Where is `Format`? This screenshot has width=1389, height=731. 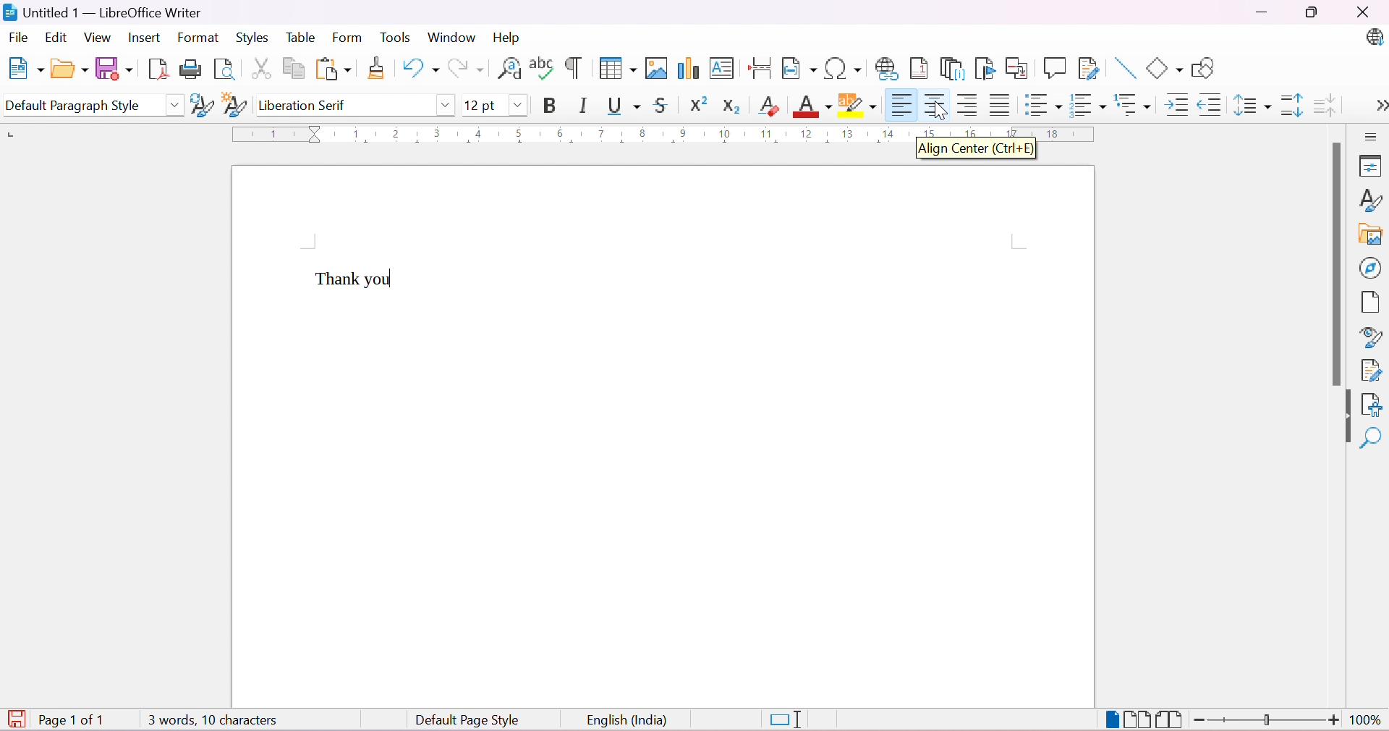 Format is located at coordinates (199, 37).